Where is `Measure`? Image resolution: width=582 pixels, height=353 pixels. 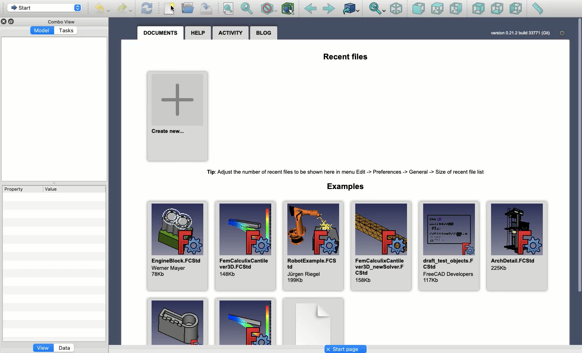 Measure is located at coordinates (537, 9).